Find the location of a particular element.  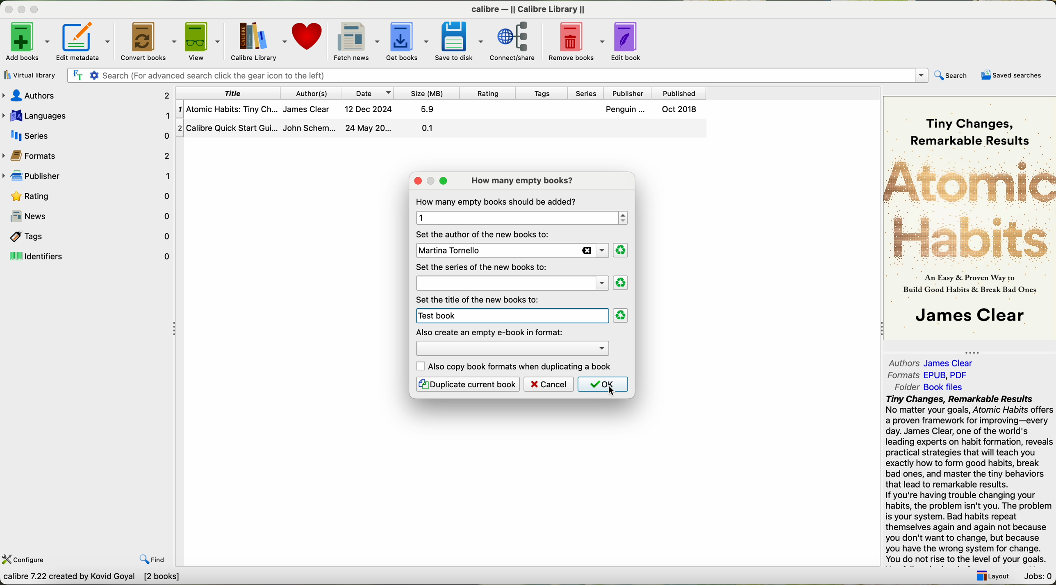

series option is located at coordinates (512, 286).